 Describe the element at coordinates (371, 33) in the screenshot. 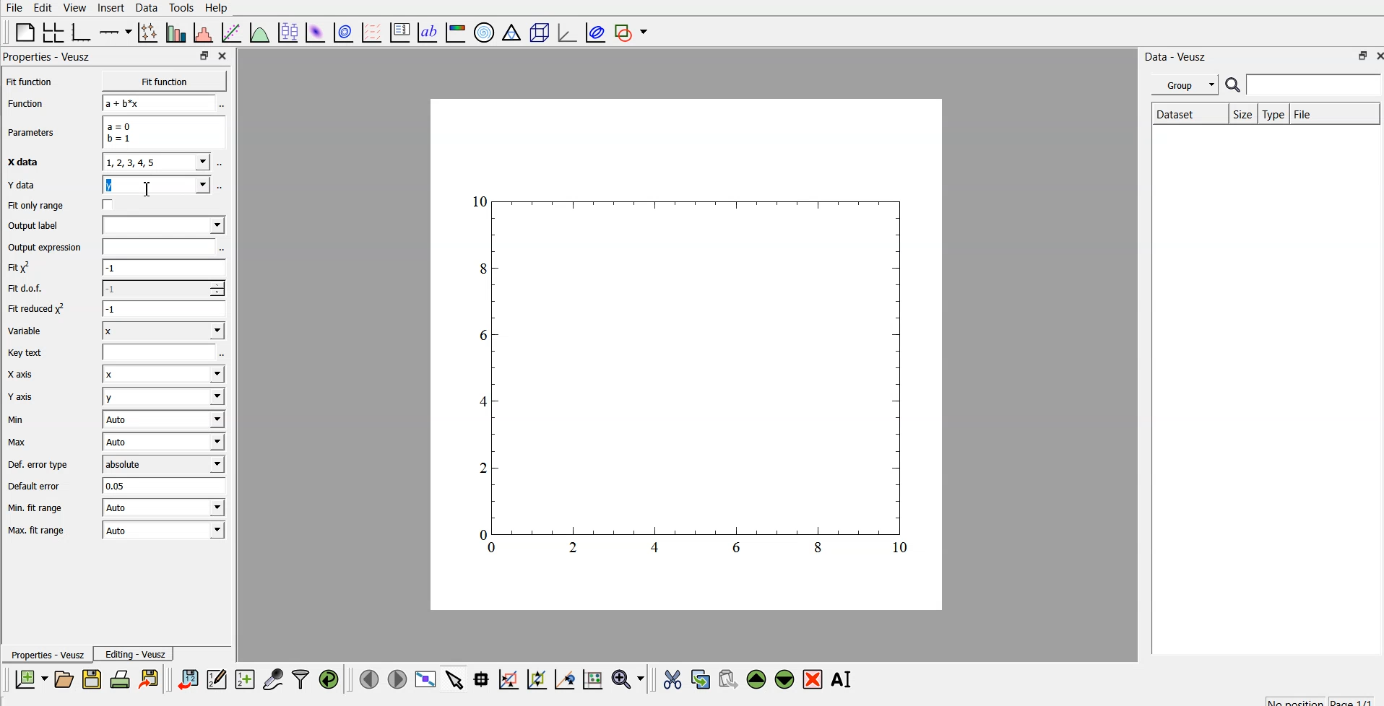

I see `plot a vector field` at that location.